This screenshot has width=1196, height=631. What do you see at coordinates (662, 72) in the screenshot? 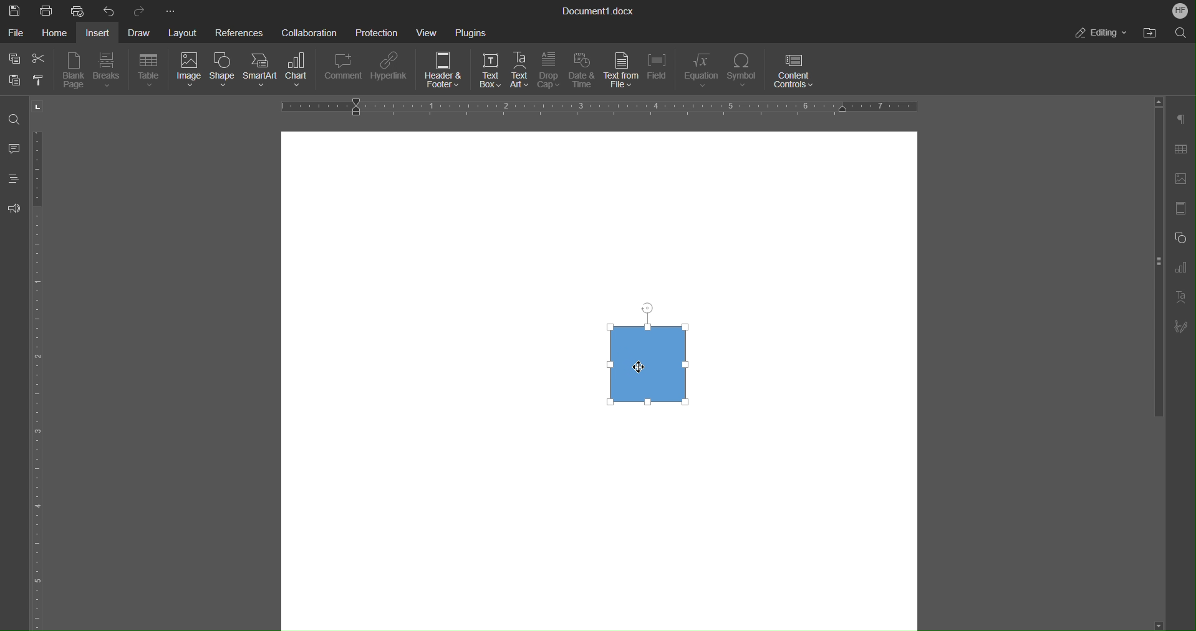
I see `Field` at bounding box center [662, 72].